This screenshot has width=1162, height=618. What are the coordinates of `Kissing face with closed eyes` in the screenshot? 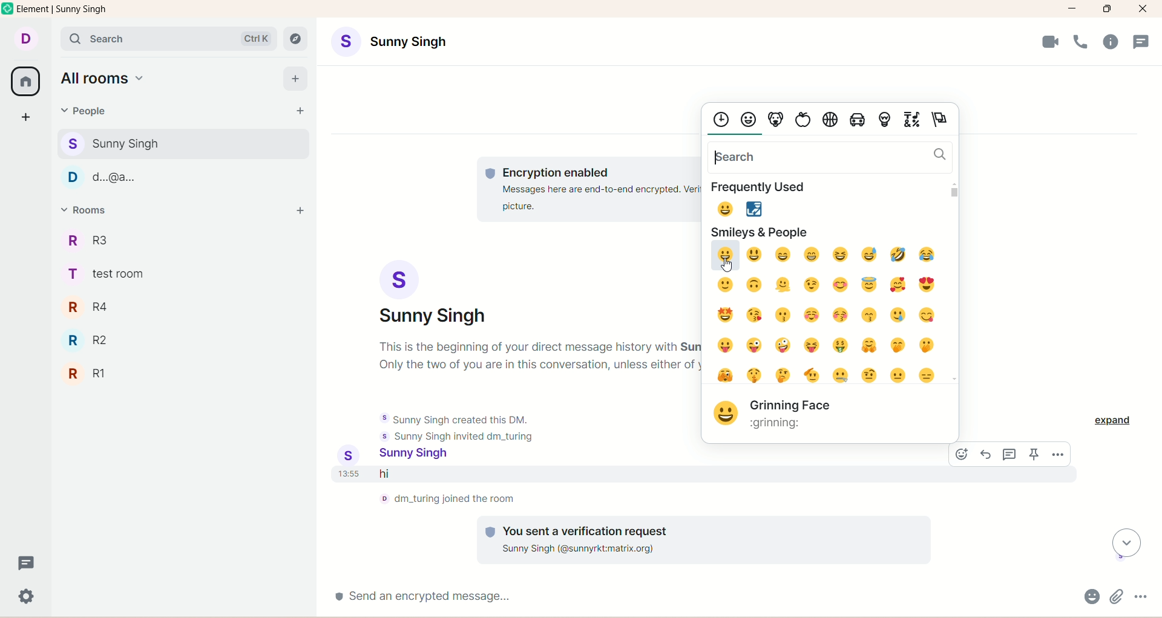 It's located at (840, 315).